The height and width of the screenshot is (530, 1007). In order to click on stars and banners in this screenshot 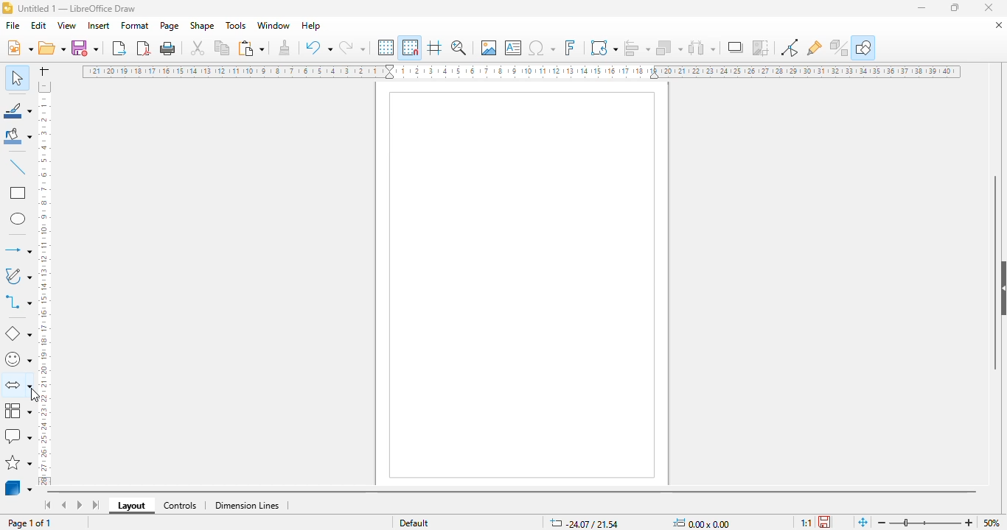, I will do `click(18, 462)`.